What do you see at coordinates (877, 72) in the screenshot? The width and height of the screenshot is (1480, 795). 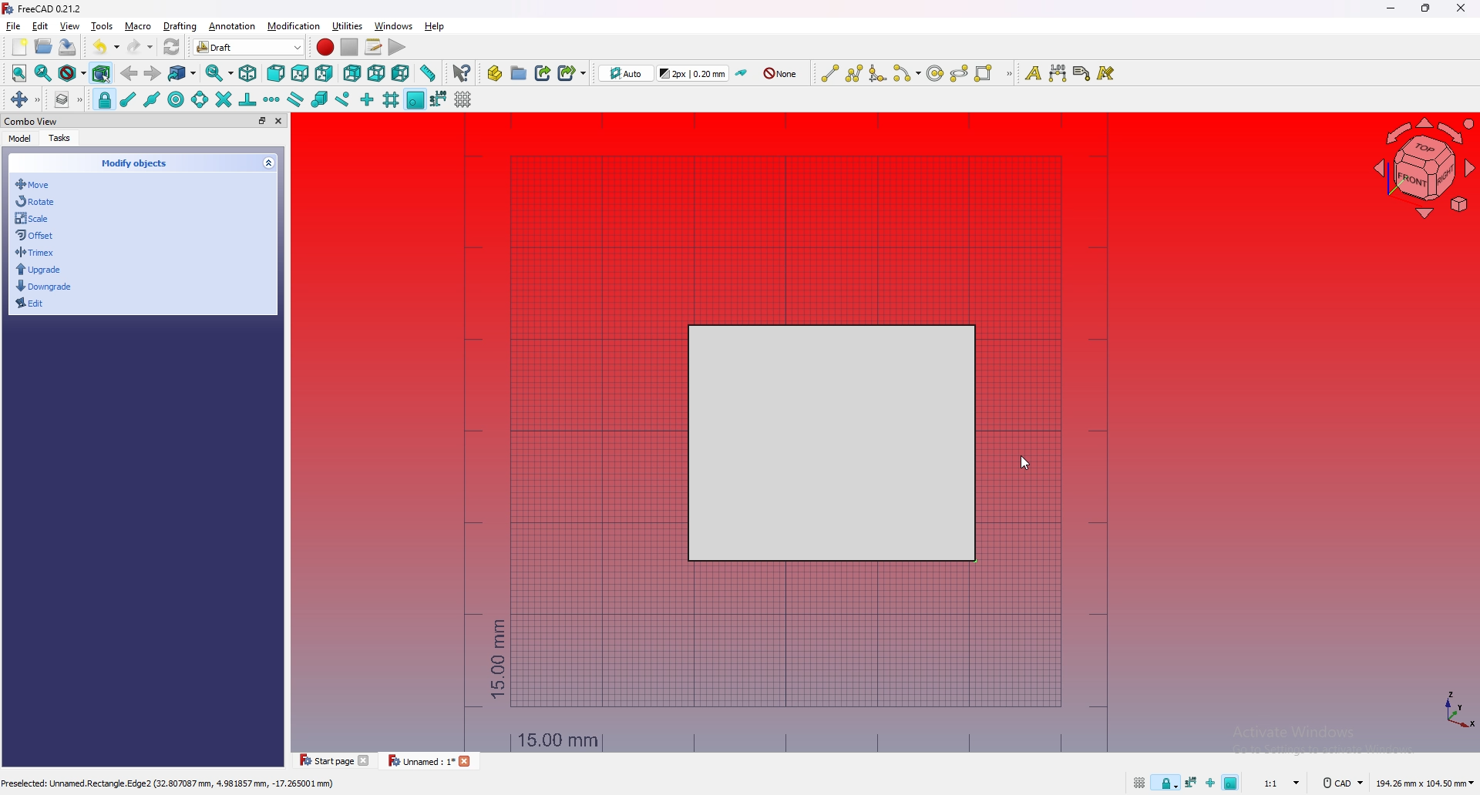 I see `fillet` at bounding box center [877, 72].